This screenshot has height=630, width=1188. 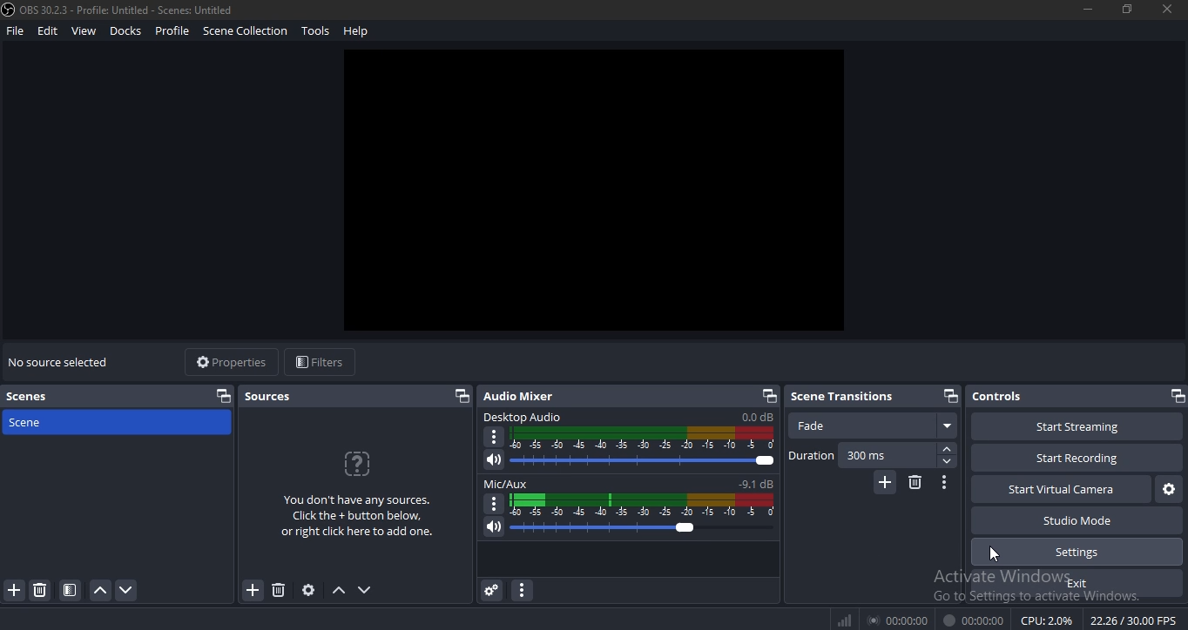 What do you see at coordinates (244, 30) in the screenshot?
I see `scene collection` at bounding box center [244, 30].